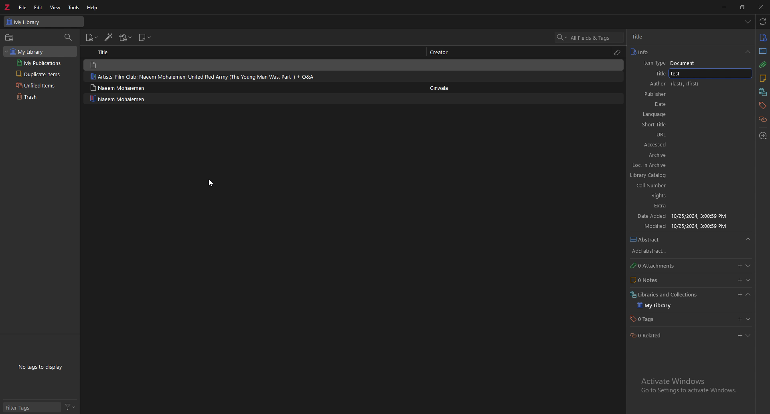 This screenshot has height=414, width=770. I want to click on libraries and collections, so click(764, 92).